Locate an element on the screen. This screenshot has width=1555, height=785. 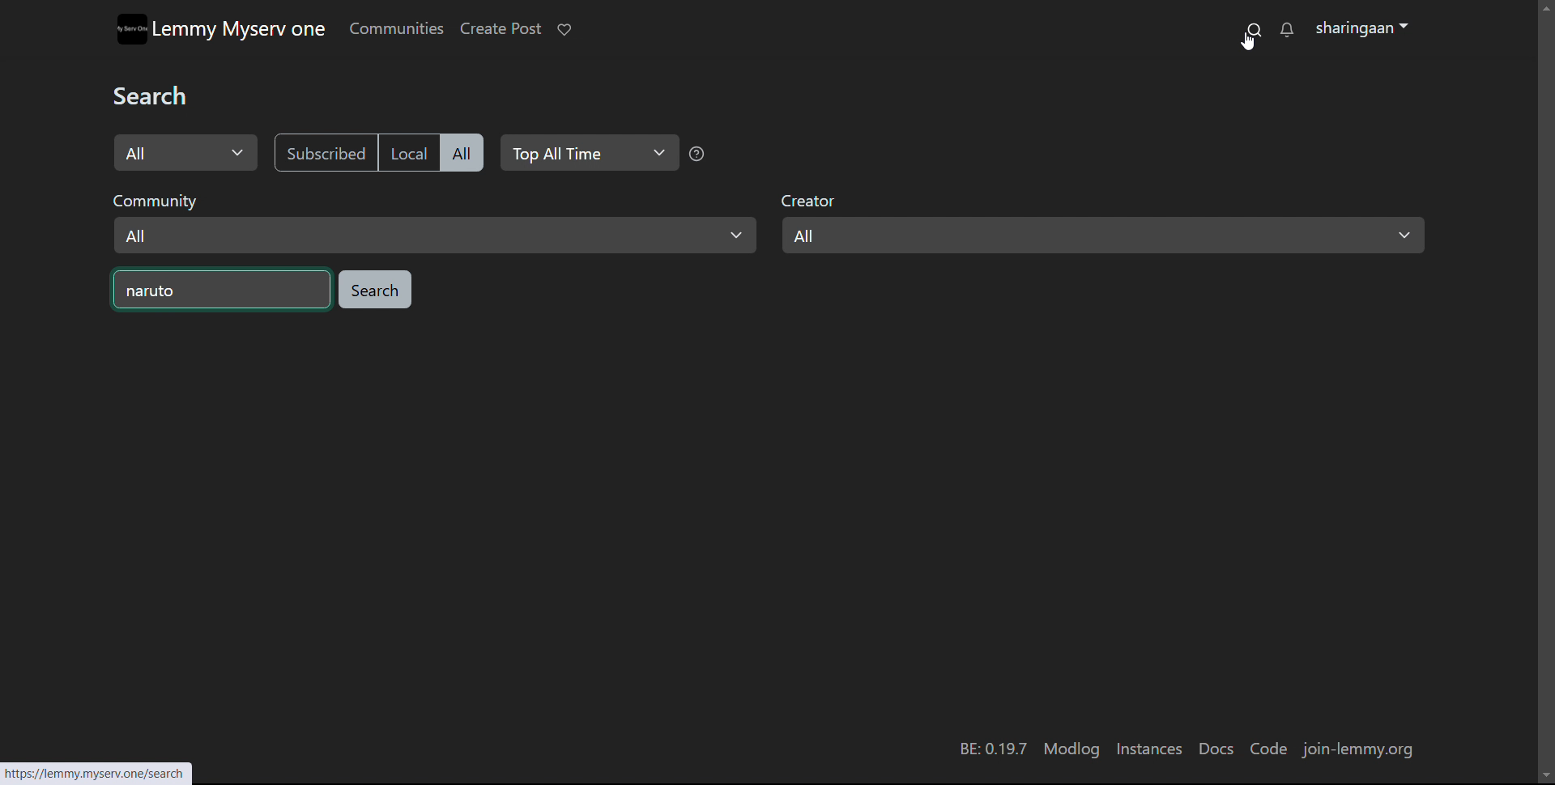
instances is located at coordinates (1149, 751).